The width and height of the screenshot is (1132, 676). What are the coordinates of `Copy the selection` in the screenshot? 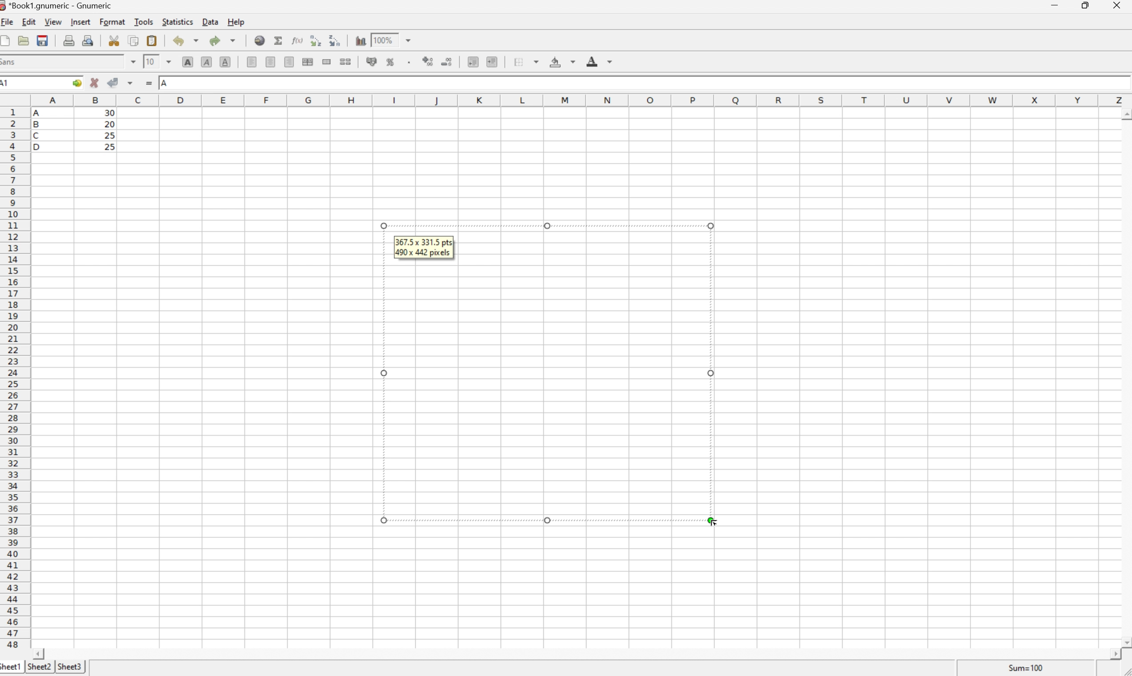 It's located at (134, 41).